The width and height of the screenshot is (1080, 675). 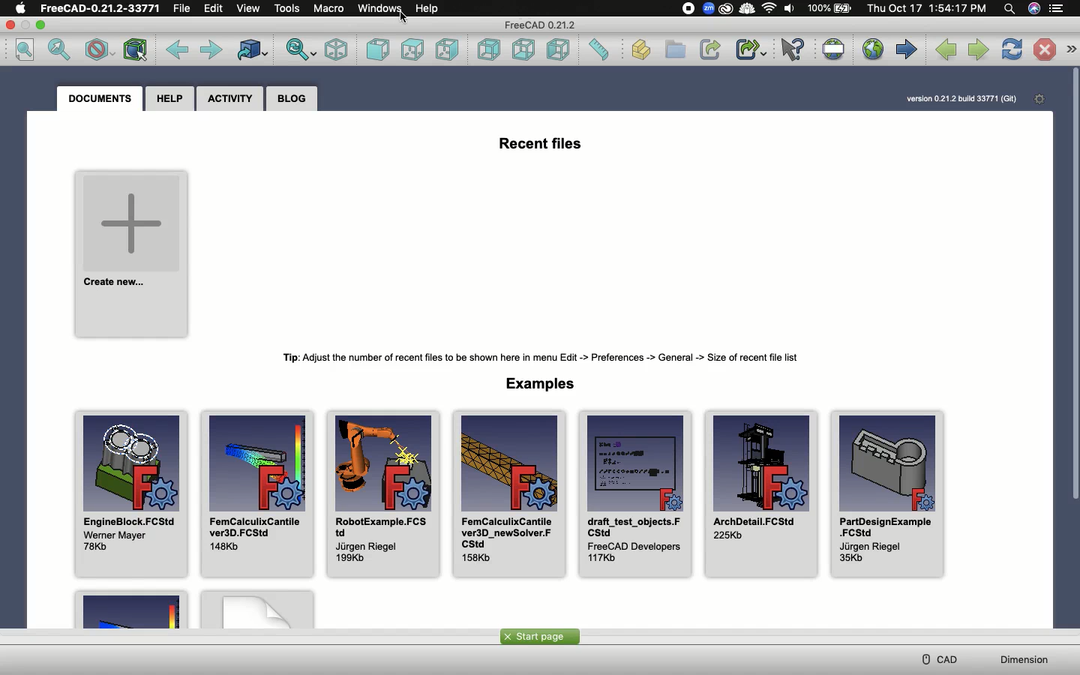 I want to click on Voice control, so click(x=1032, y=9).